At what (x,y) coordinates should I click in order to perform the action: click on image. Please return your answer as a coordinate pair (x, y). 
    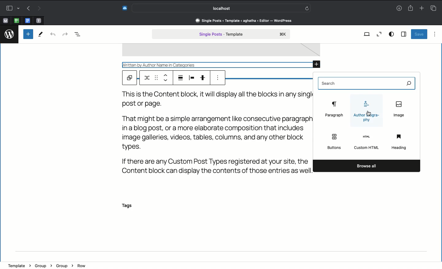
    Looking at the image, I should click on (221, 51).